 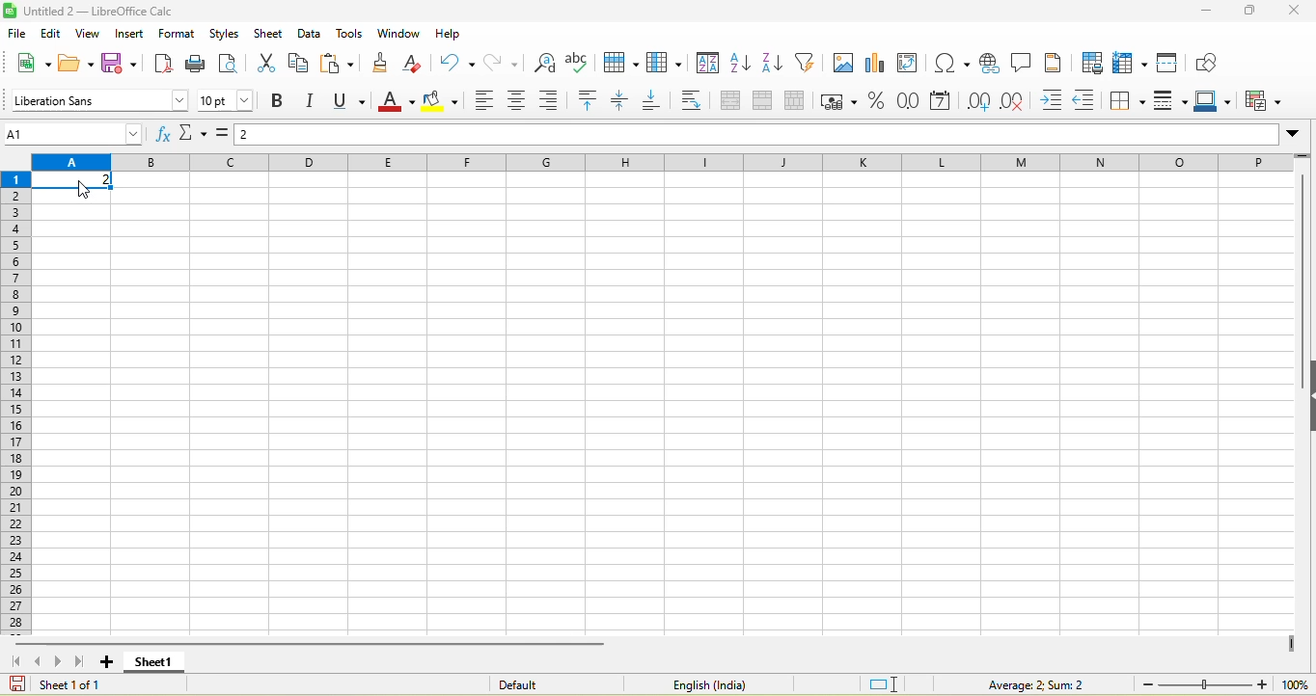 I want to click on find and replace, so click(x=547, y=63).